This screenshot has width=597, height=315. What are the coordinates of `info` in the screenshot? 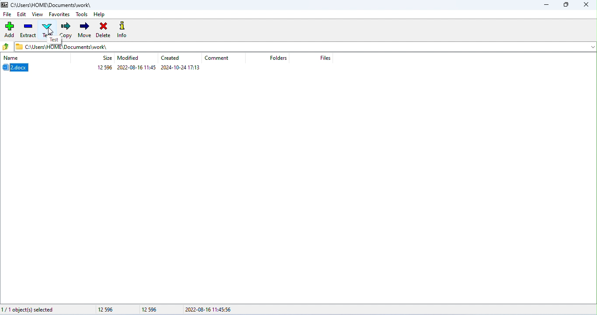 It's located at (123, 30).